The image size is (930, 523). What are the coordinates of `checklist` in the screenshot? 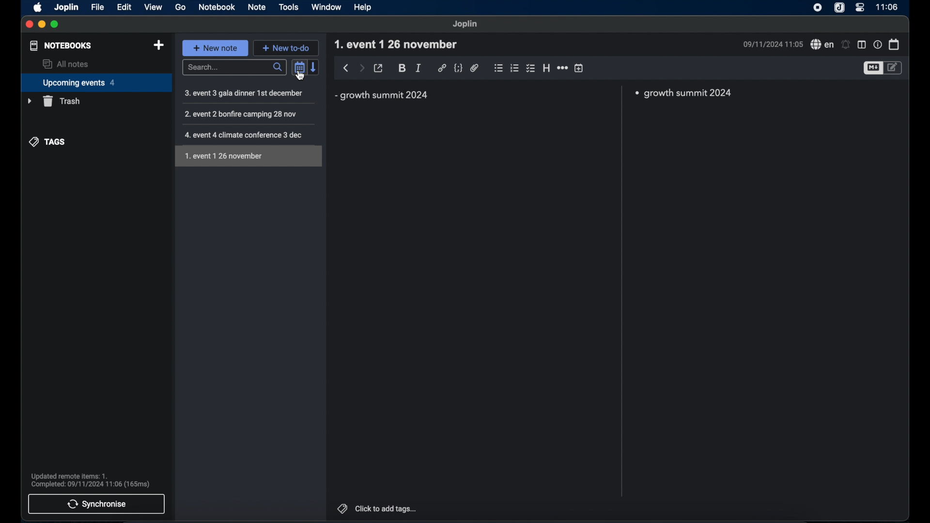 It's located at (530, 68).